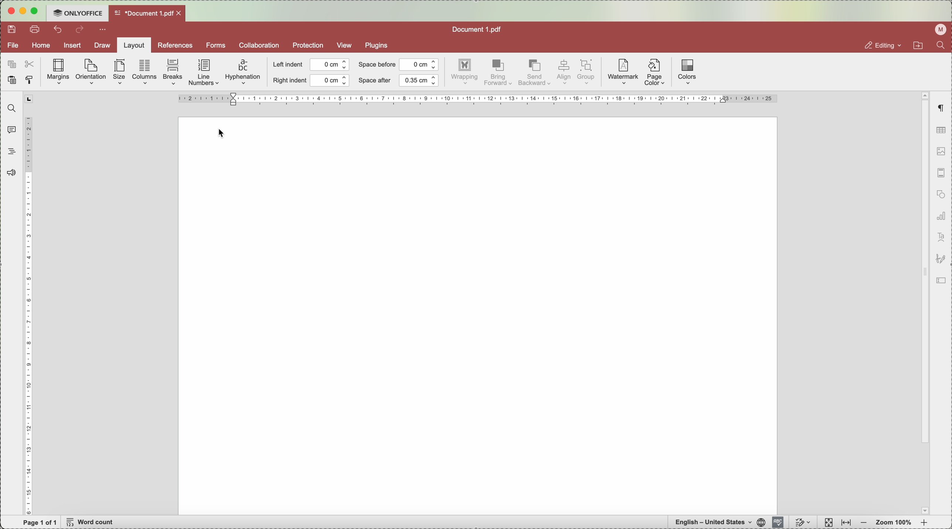 The width and height of the screenshot is (952, 529). What do you see at coordinates (478, 28) in the screenshot?
I see `file name` at bounding box center [478, 28].